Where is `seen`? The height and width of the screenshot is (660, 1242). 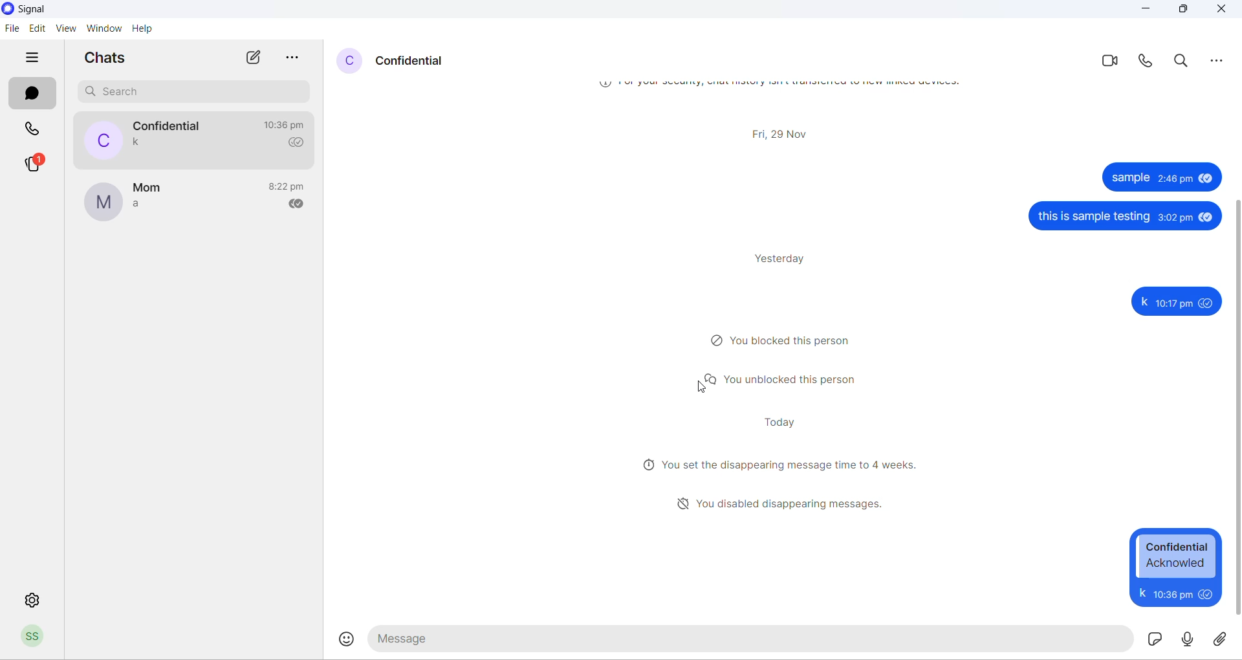 seen is located at coordinates (1209, 595).